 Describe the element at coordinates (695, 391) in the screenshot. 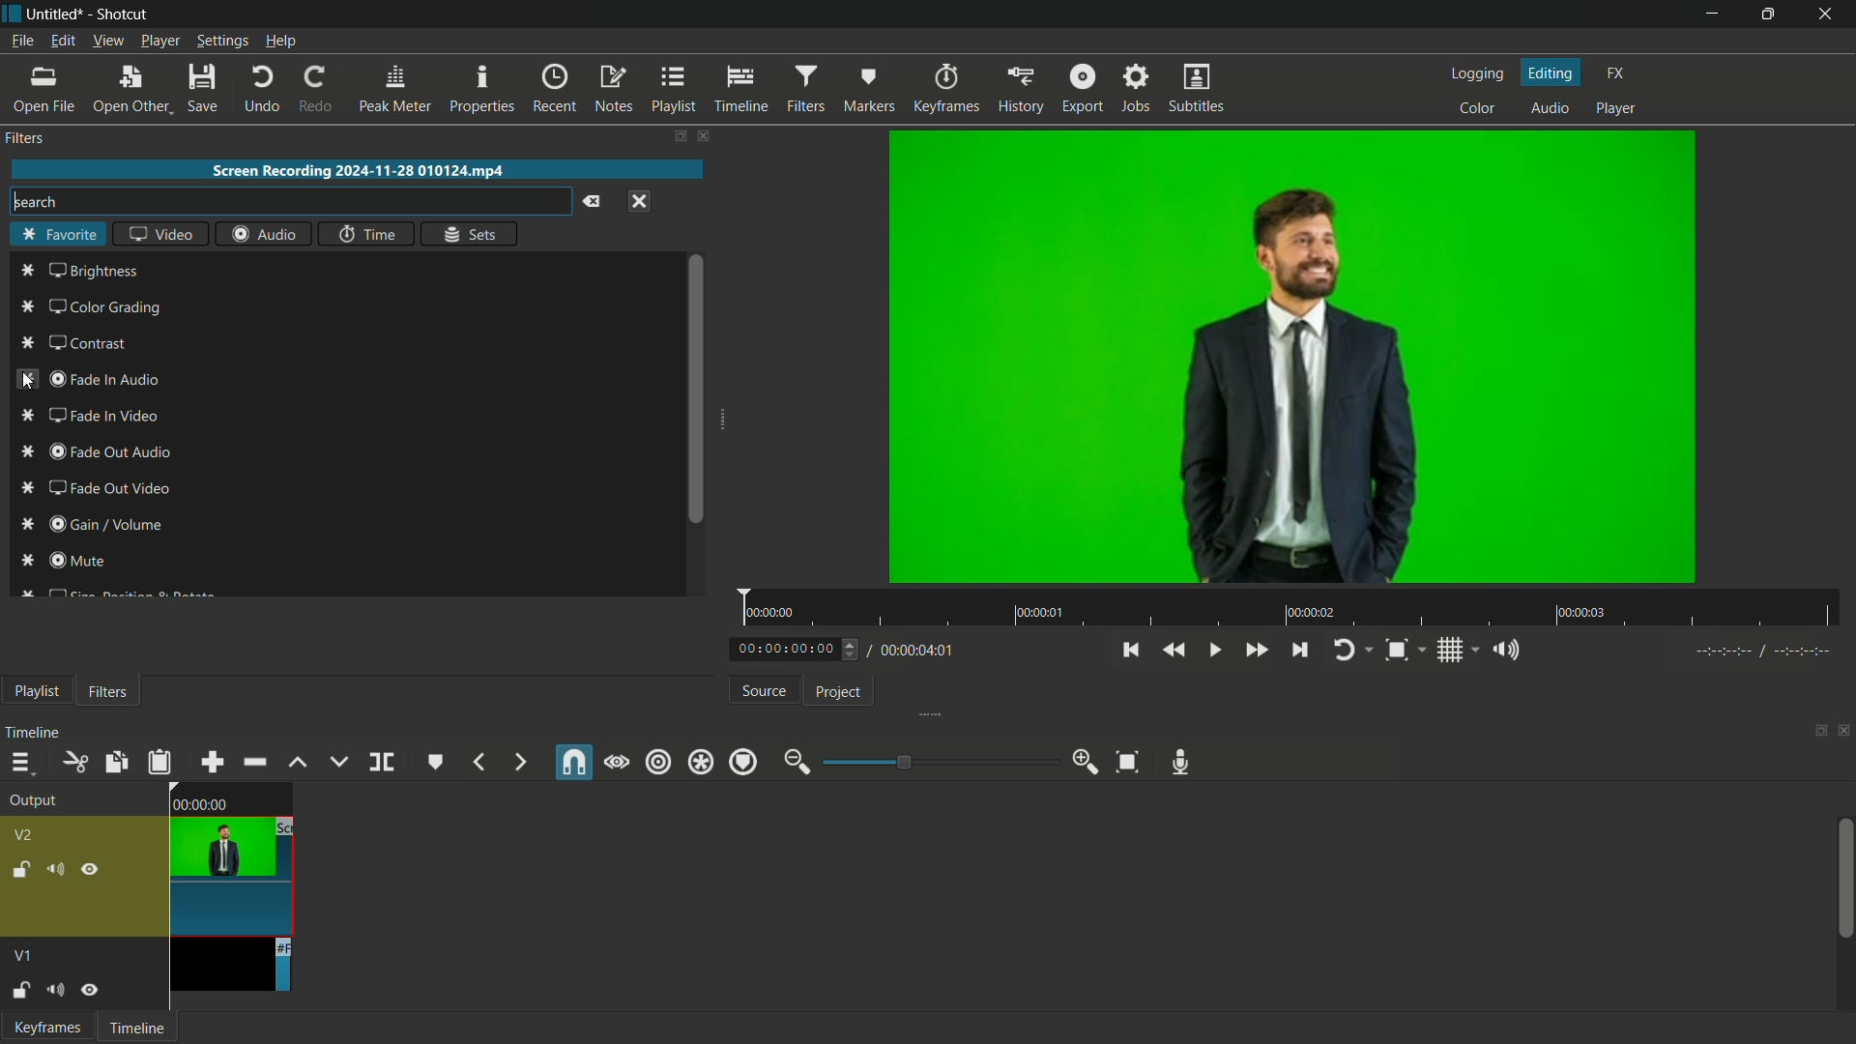

I see `scroll bar` at that location.